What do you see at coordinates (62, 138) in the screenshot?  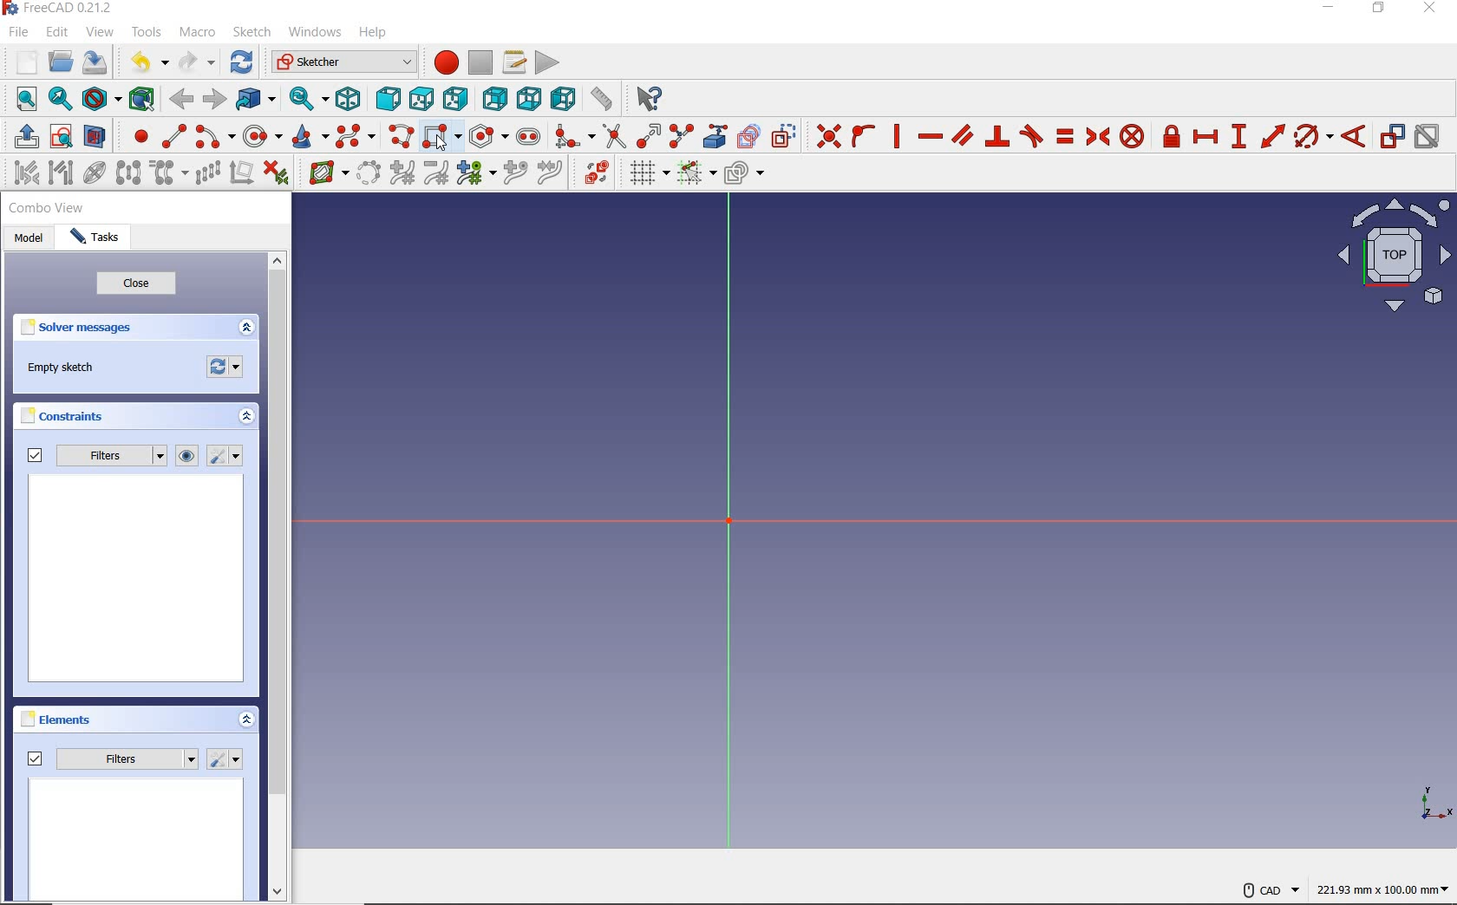 I see `view sketch` at bounding box center [62, 138].